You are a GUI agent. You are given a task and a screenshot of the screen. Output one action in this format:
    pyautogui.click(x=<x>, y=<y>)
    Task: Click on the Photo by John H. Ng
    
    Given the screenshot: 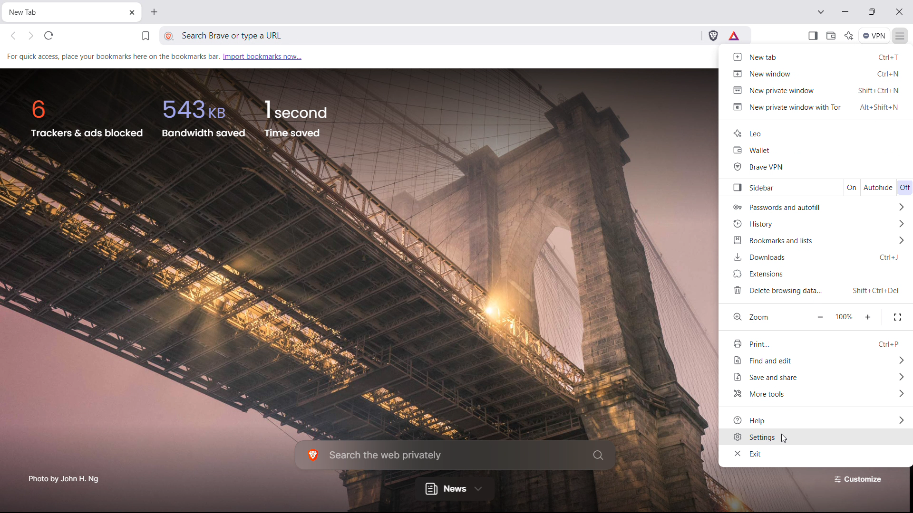 What is the action you would take?
    pyautogui.click(x=67, y=479)
    